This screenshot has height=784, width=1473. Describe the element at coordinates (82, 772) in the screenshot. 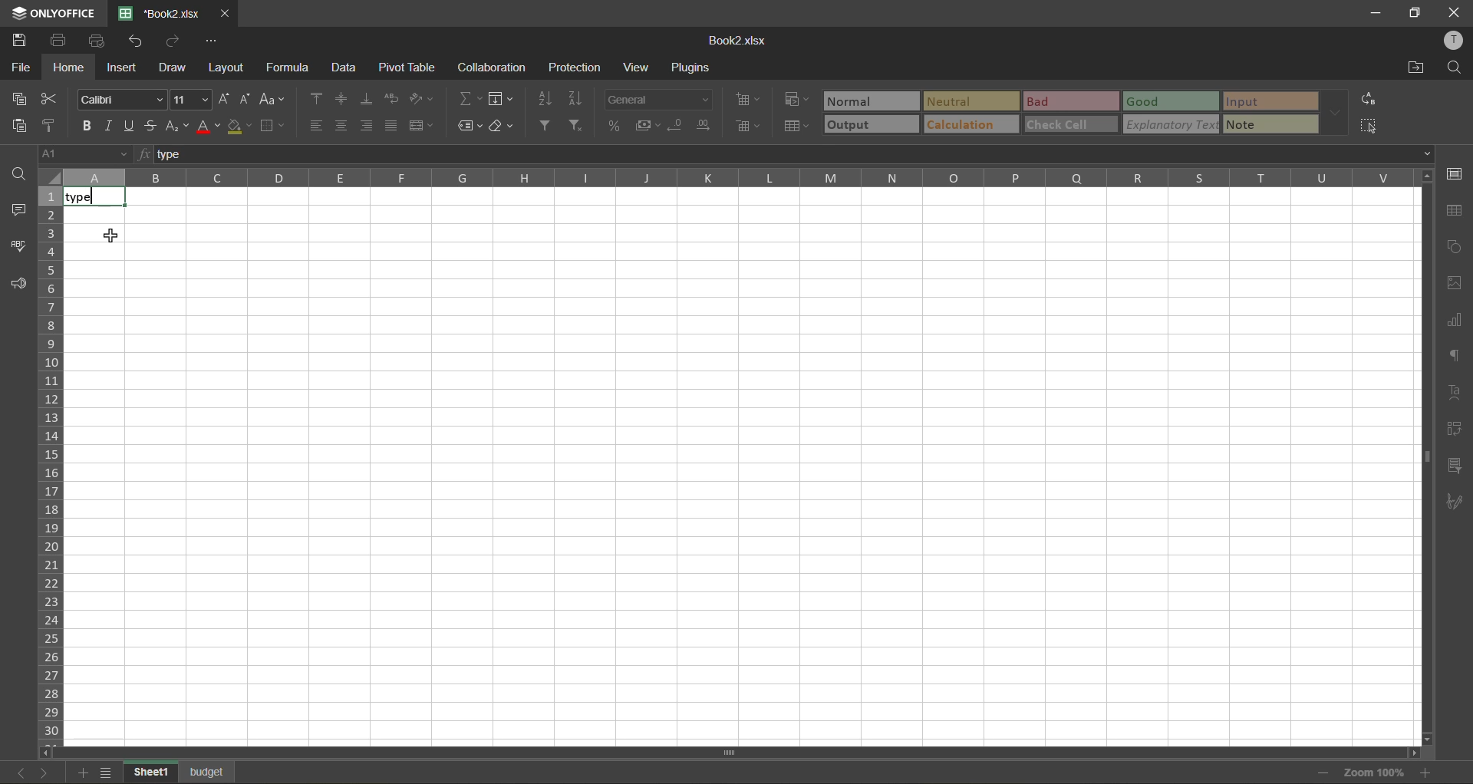

I see `add sheet` at that location.